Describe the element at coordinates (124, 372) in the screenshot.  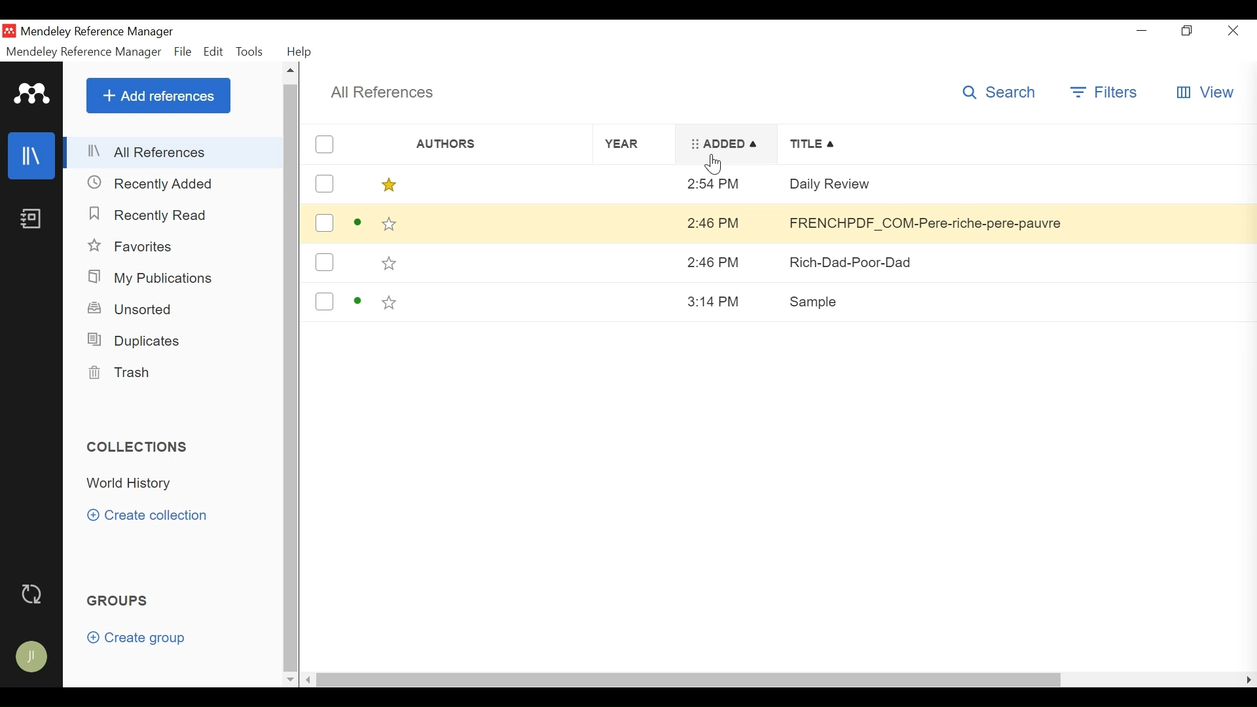
I see `Trash` at that location.